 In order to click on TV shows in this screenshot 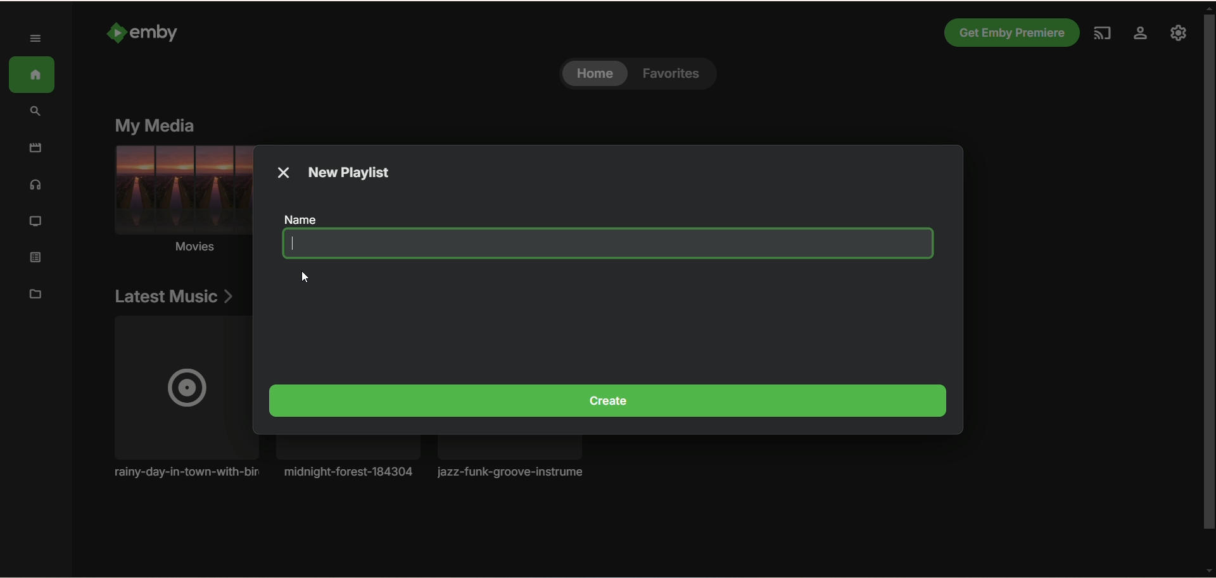, I will do `click(36, 223)`.